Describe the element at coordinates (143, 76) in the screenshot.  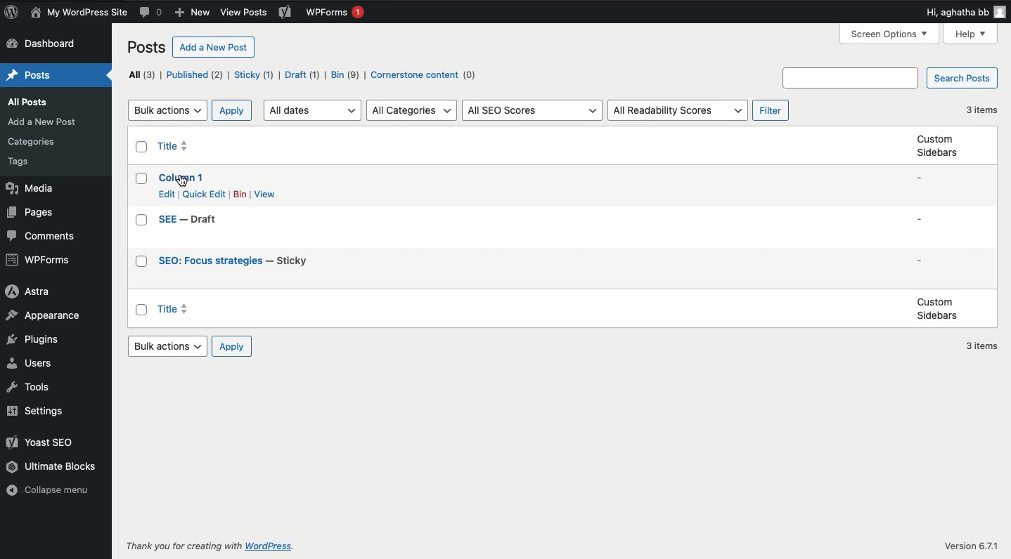
I see `All` at that location.